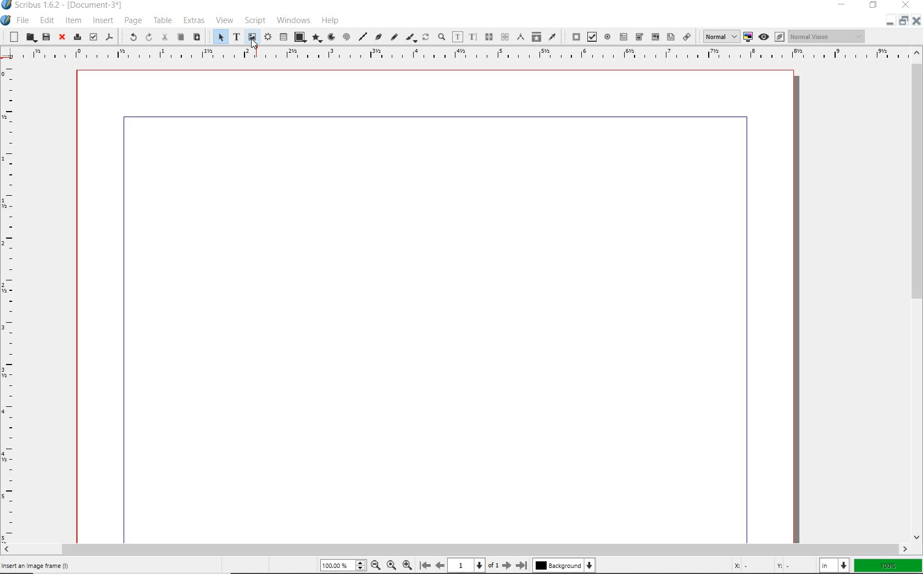 Image resolution: width=923 pixels, height=574 pixels. Describe the element at coordinates (425, 566) in the screenshot. I see `first` at that location.